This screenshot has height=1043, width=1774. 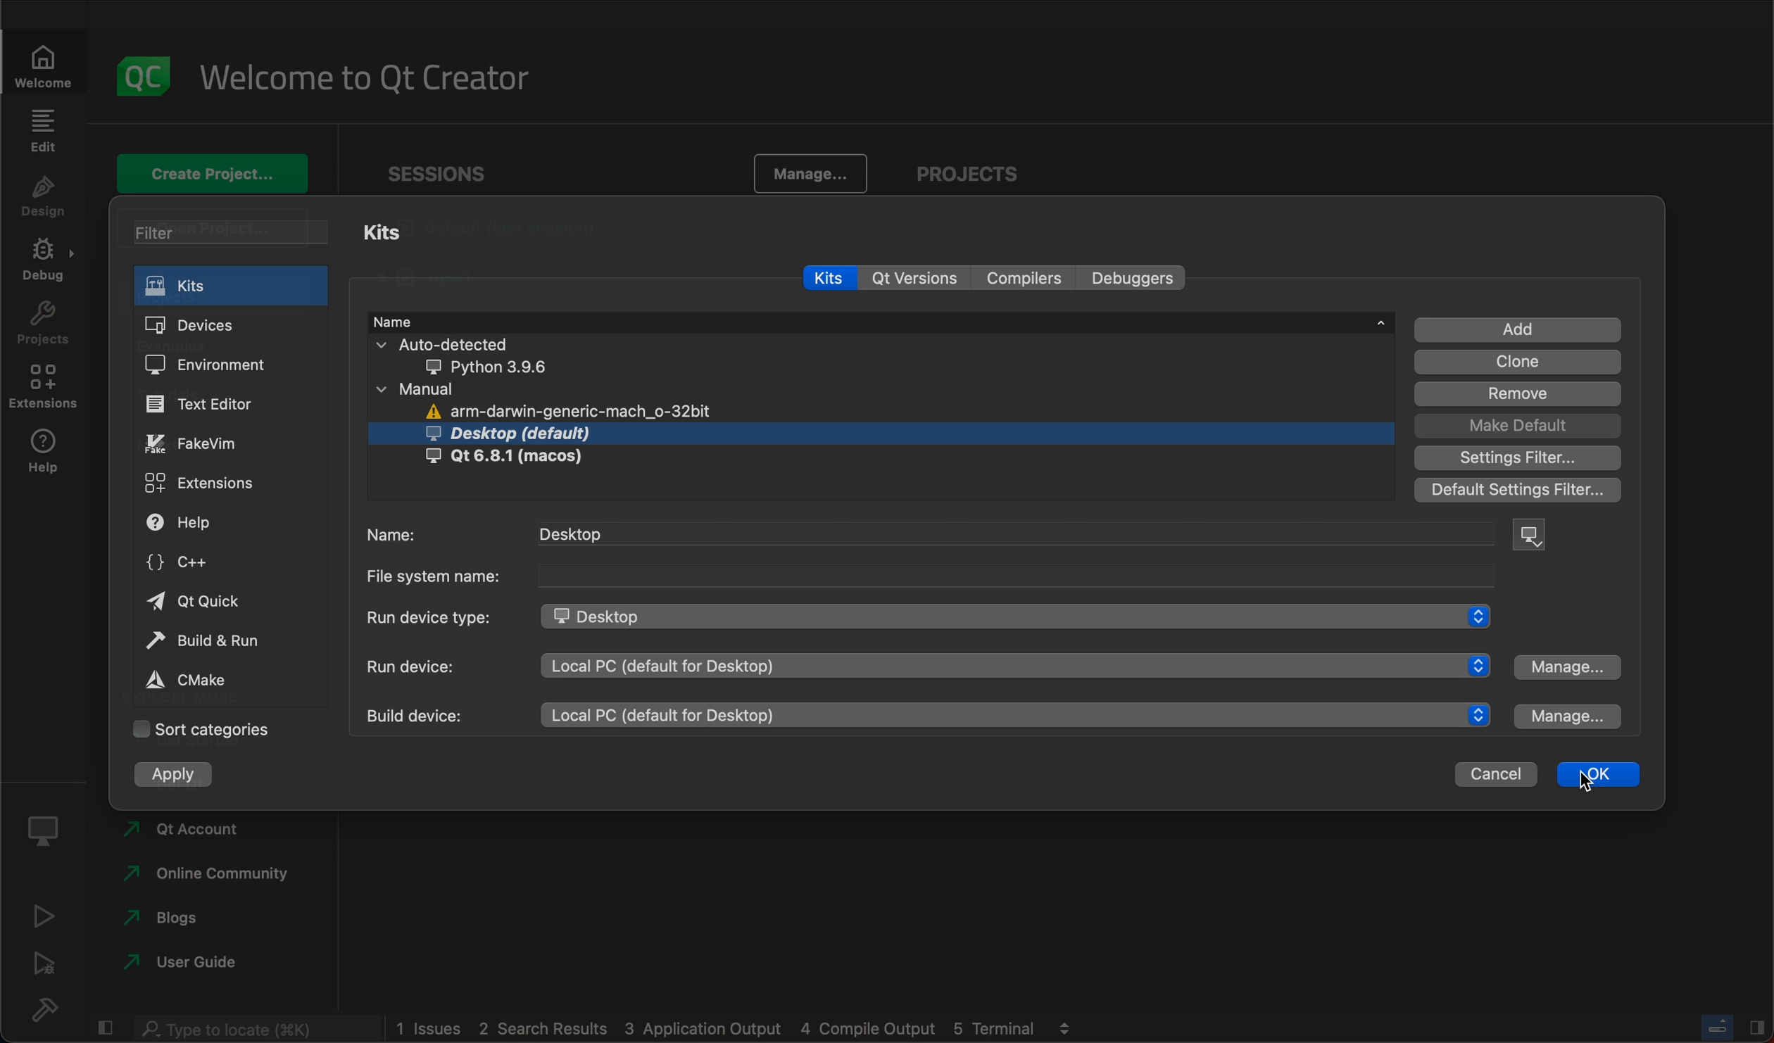 What do you see at coordinates (442, 389) in the screenshot?
I see `manual` at bounding box center [442, 389].